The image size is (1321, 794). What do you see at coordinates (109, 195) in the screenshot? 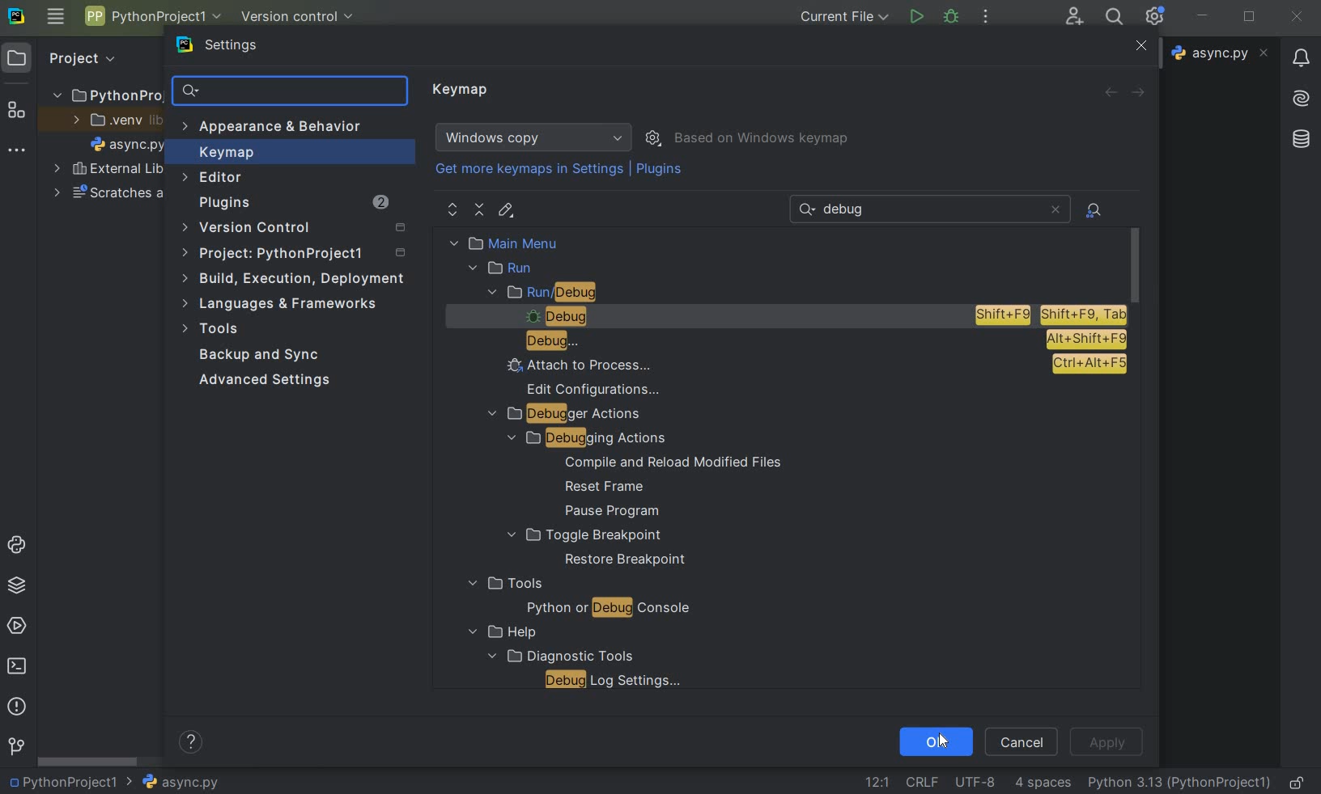
I see `scratches and consoles` at bounding box center [109, 195].